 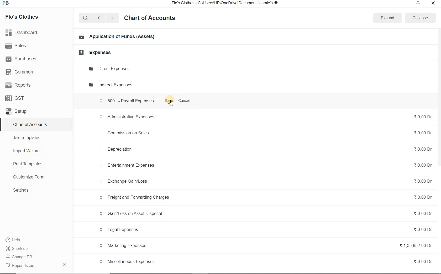 I want to click on Cancel, so click(x=185, y=102).